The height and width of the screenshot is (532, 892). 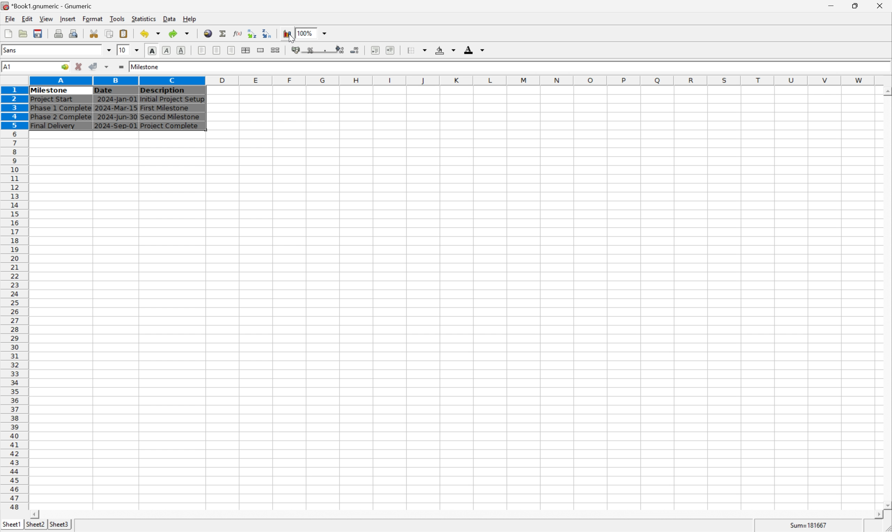 I want to click on underline, so click(x=181, y=50).